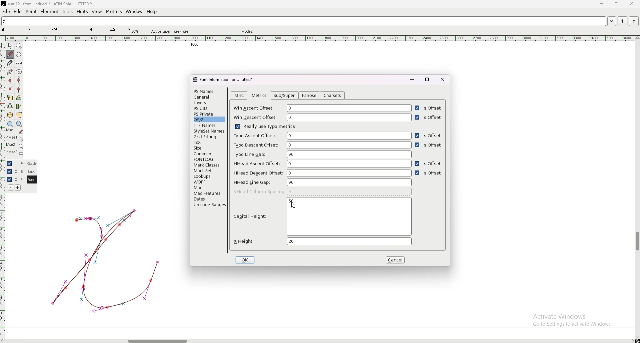 The image size is (640, 343). I want to click on ps names, so click(208, 91).